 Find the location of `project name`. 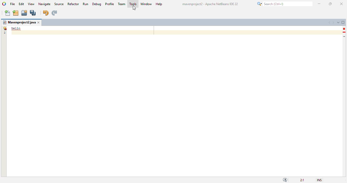

project name is located at coordinates (19, 22).